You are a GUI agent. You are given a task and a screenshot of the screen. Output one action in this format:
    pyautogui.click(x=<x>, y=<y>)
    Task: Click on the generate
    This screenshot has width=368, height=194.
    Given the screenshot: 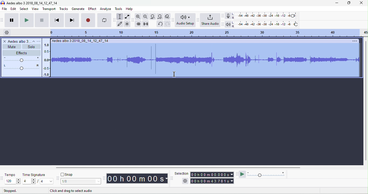 What is the action you would take?
    pyautogui.click(x=78, y=9)
    